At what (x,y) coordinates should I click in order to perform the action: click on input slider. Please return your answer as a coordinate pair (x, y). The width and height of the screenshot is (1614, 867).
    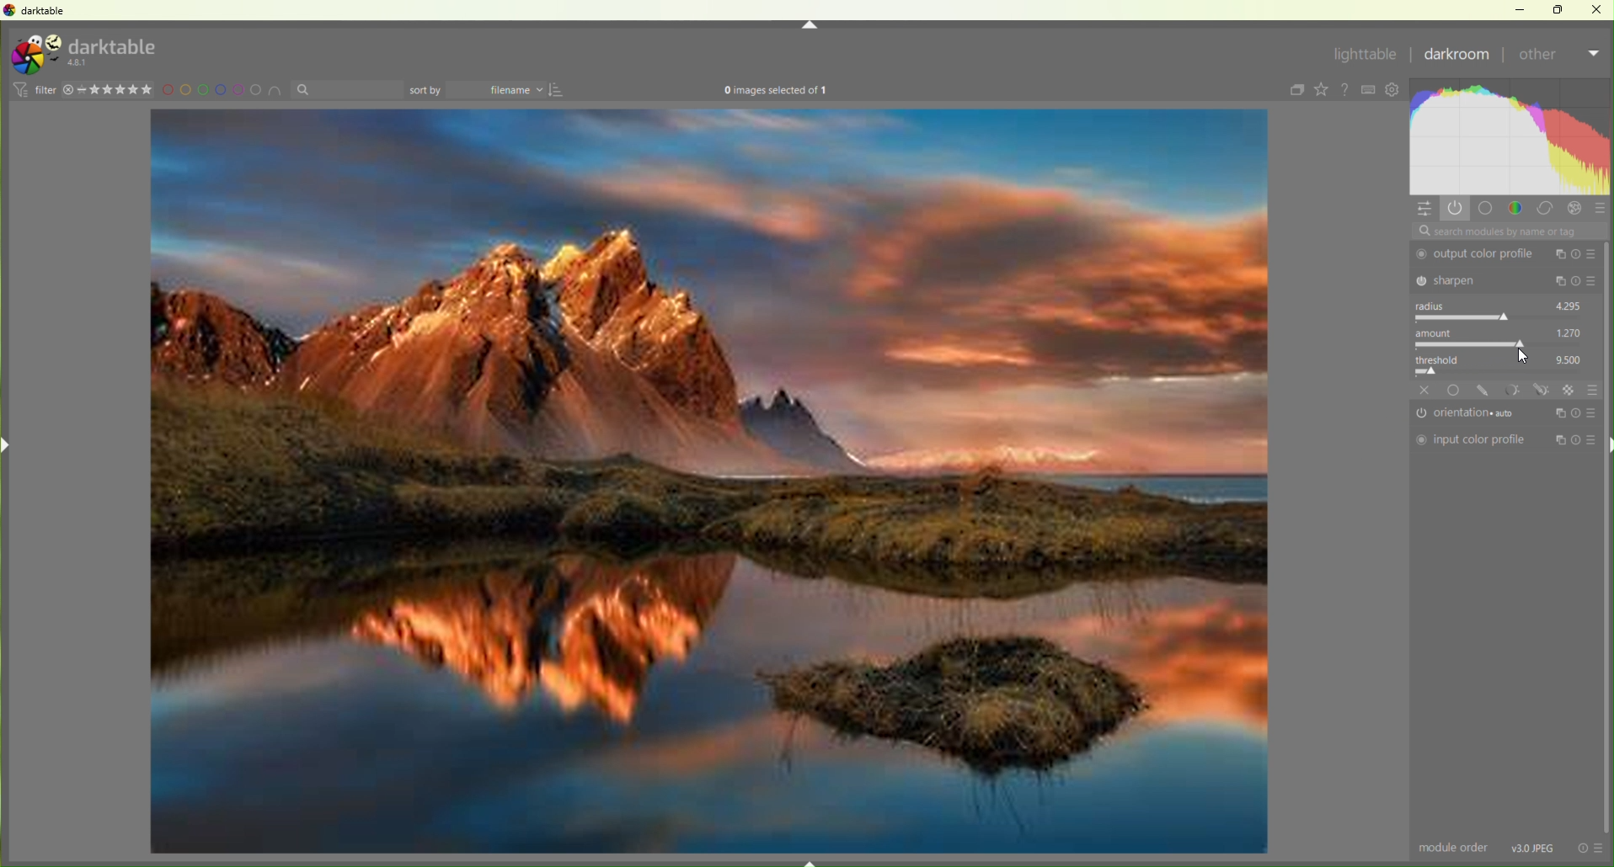
    Looking at the image, I should click on (1501, 344).